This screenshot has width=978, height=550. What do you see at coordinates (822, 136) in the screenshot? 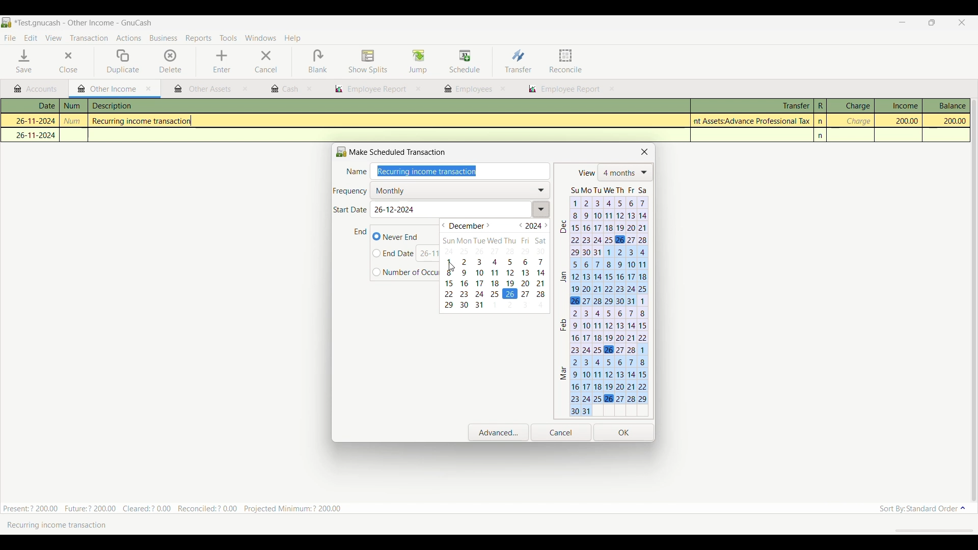
I see `n` at bounding box center [822, 136].